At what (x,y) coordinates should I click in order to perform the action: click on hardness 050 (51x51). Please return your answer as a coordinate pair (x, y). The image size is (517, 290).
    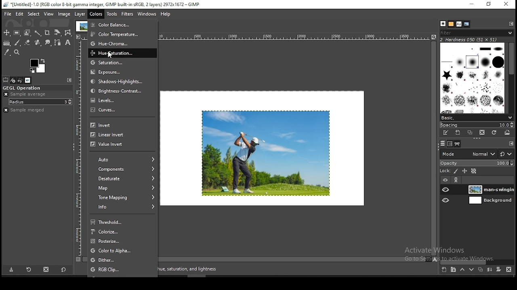
    Looking at the image, I should click on (477, 40).